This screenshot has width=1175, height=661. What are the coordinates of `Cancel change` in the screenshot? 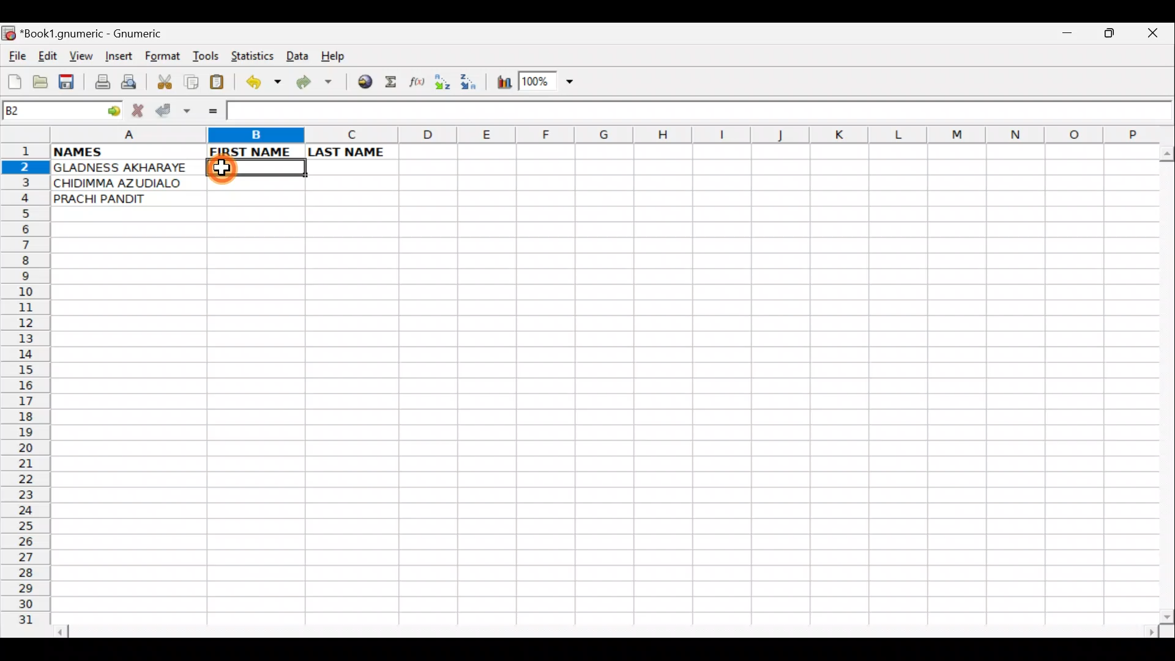 It's located at (141, 108).